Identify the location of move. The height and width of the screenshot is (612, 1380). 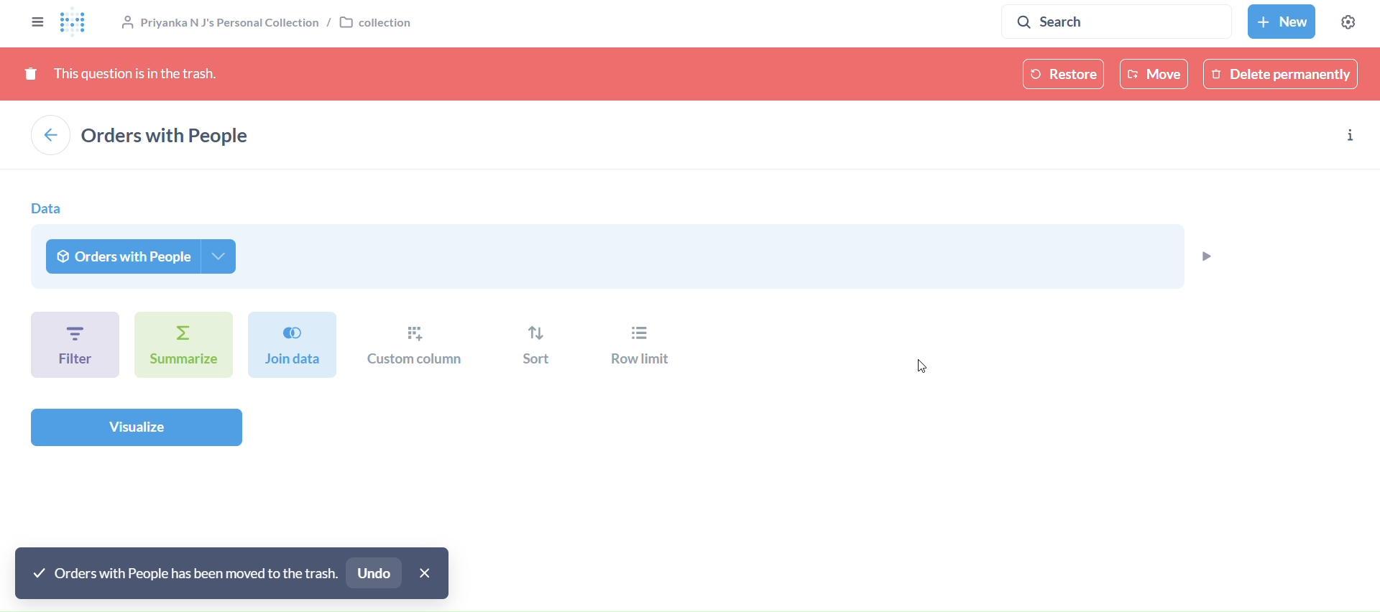
(1154, 74).